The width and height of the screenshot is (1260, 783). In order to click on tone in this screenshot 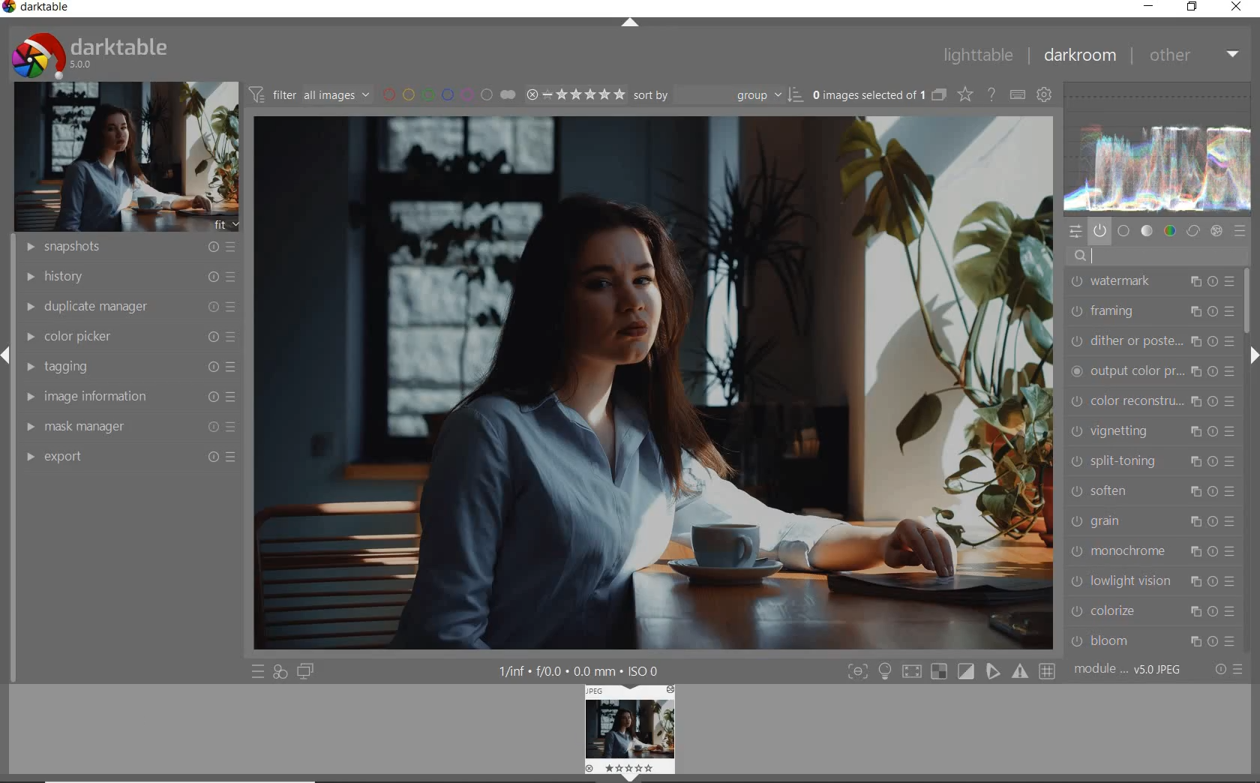, I will do `click(1147, 230)`.